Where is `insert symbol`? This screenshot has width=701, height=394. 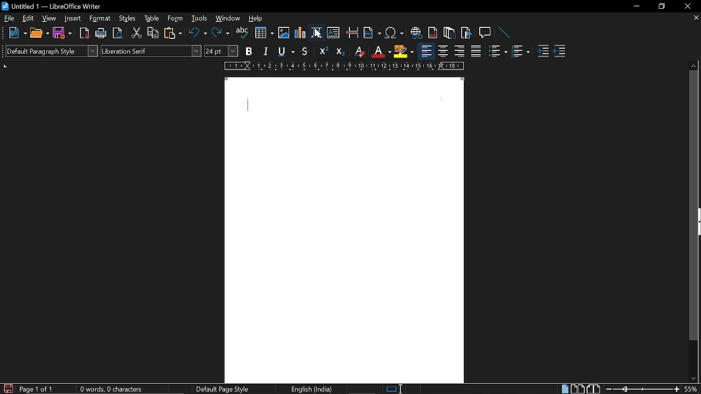
insert symbol is located at coordinates (394, 33).